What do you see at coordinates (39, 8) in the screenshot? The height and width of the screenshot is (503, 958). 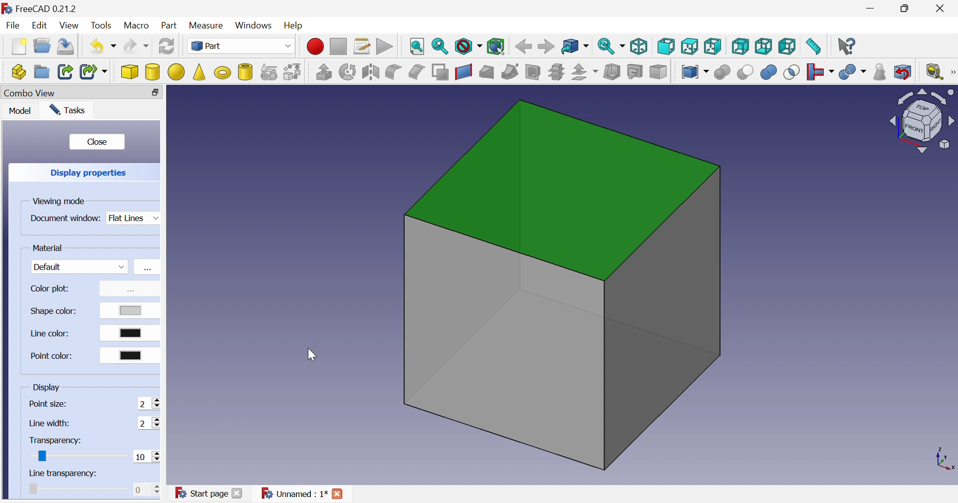 I see `FreeCAD 0.21.2` at bounding box center [39, 8].